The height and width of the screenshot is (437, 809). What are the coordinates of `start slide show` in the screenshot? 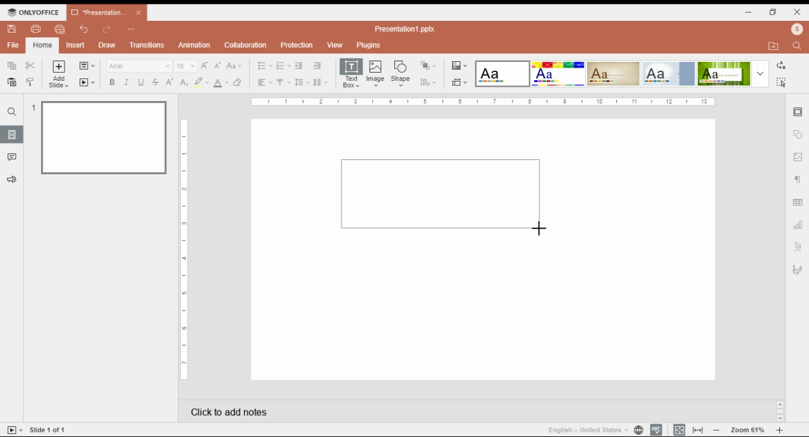 It's located at (87, 83).